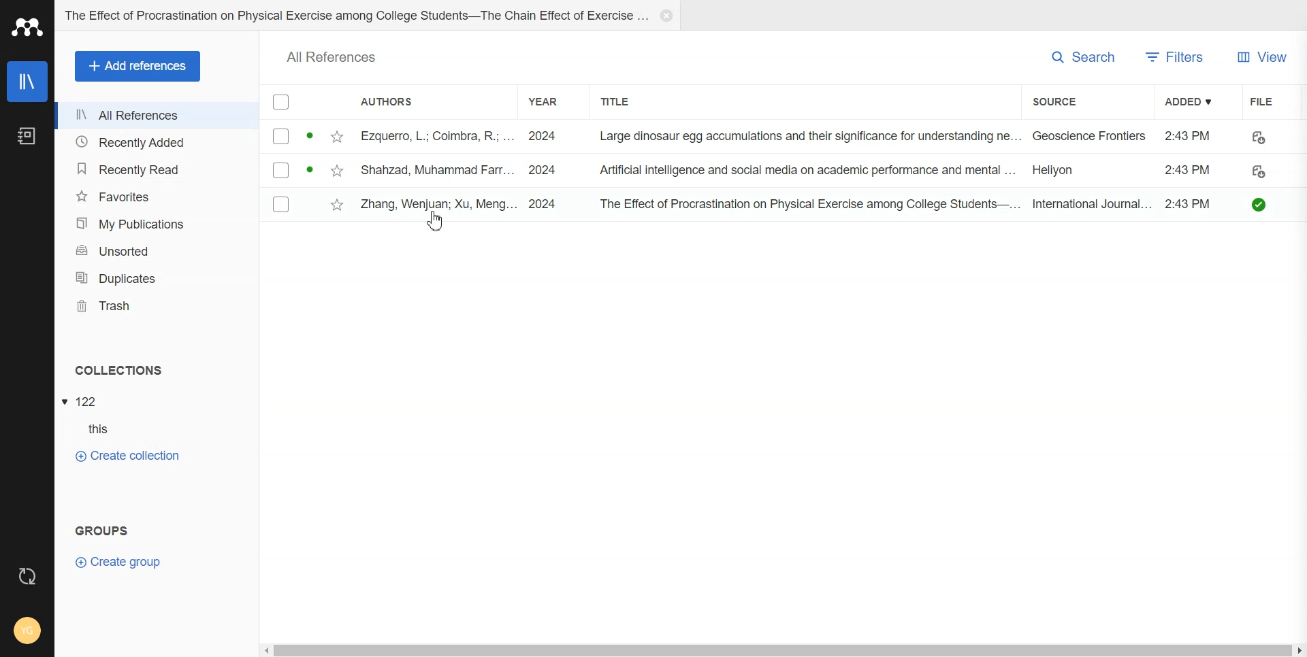 This screenshot has height=657, width=1307. What do you see at coordinates (27, 135) in the screenshot?
I see `Notebook` at bounding box center [27, 135].